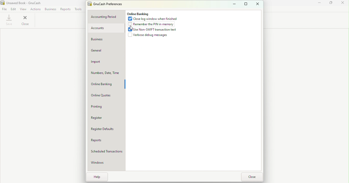 Image resolution: width=349 pixels, height=183 pixels. What do you see at coordinates (332, 4) in the screenshot?
I see `Maximize` at bounding box center [332, 4].